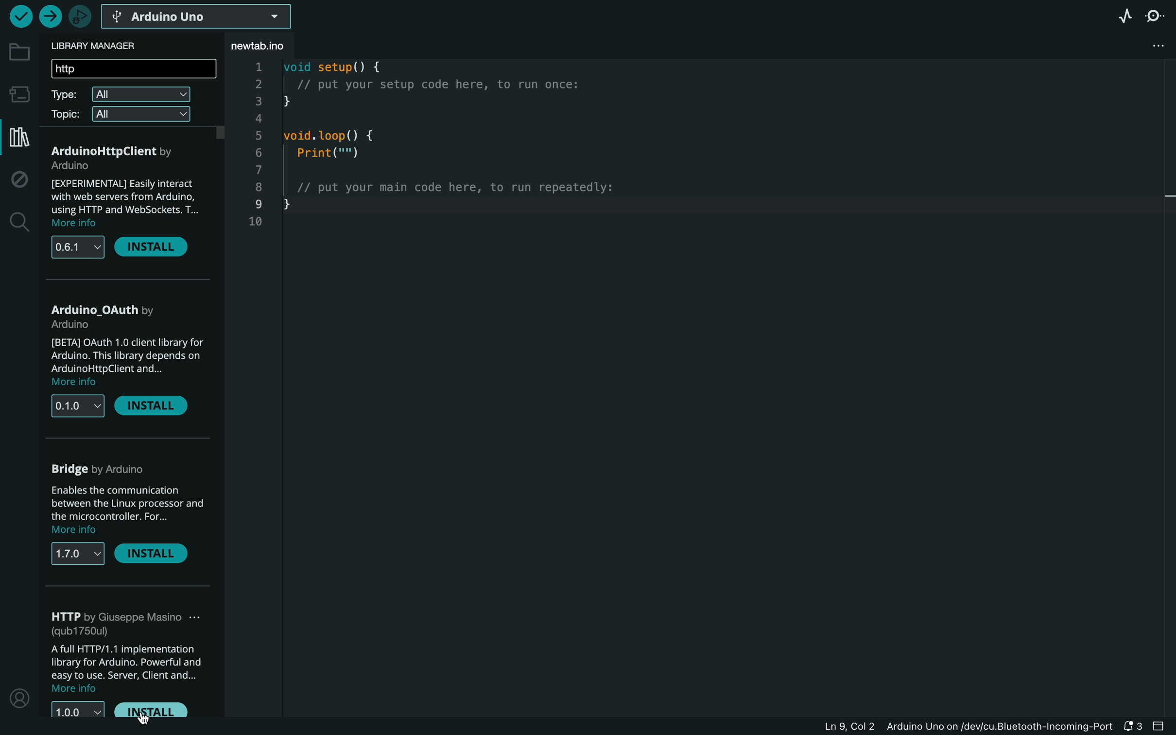  I want to click on install, so click(159, 709).